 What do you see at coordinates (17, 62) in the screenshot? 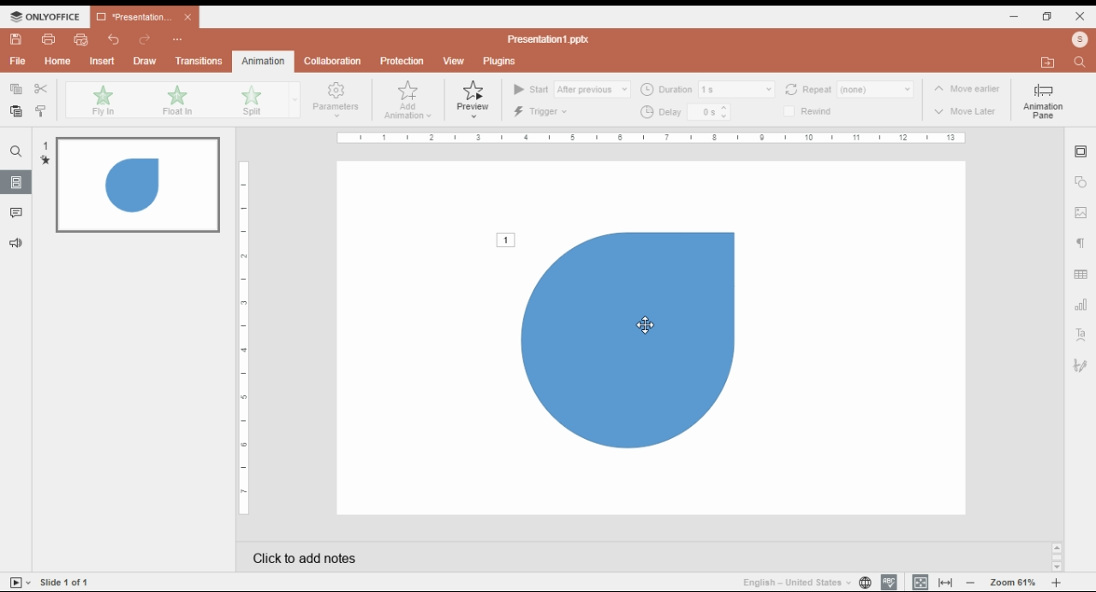
I see `file` at bounding box center [17, 62].